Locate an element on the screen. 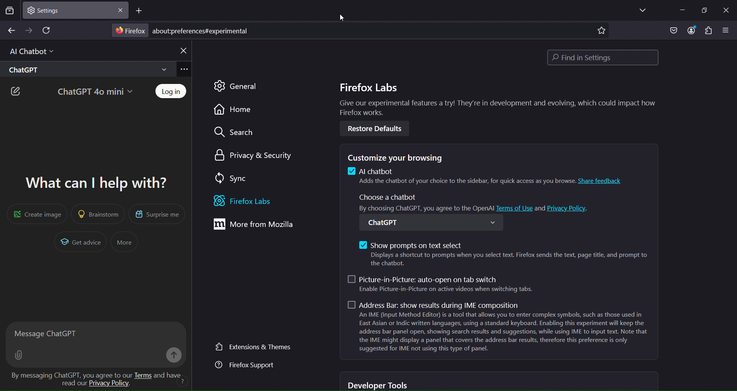 The width and height of the screenshot is (737, 391). share feedback is located at coordinates (603, 181).